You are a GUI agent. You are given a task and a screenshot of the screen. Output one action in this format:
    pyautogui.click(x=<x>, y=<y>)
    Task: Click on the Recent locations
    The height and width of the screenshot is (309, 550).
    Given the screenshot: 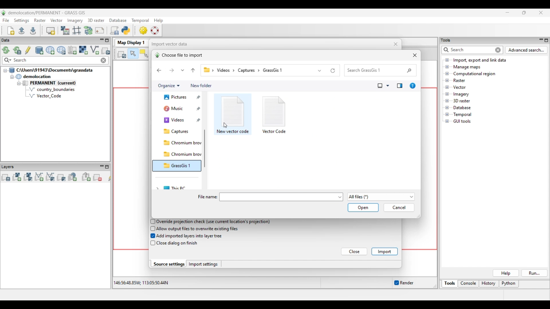 What is the action you would take?
    pyautogui.click(x=183, y=70)
    